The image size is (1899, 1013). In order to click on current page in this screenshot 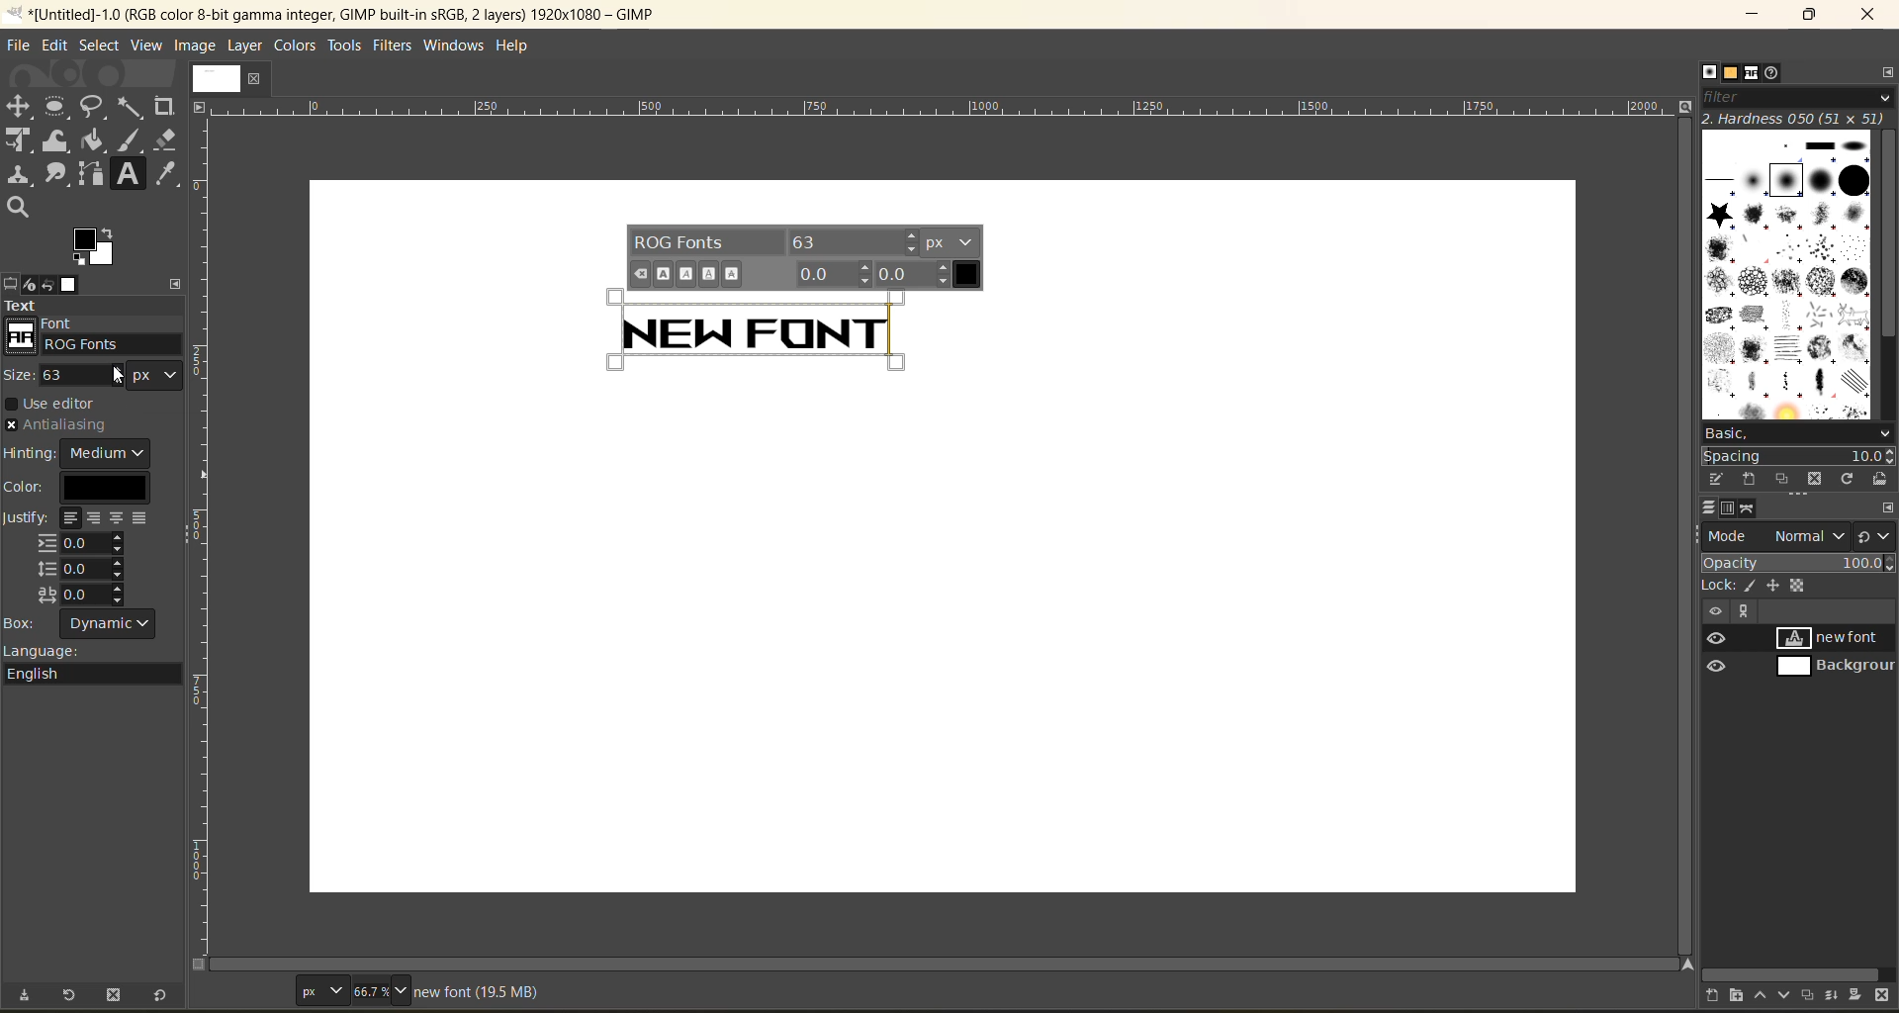, I will do `click(230, 77)`.